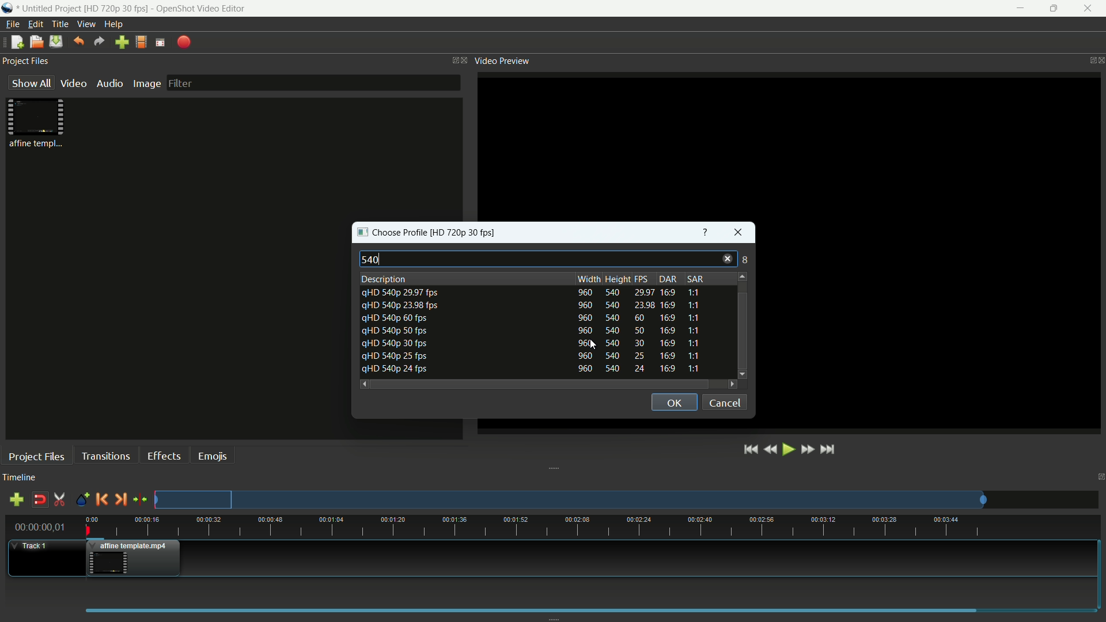 Image resolution: width=1106 pixels, height=622 pixels. Describe the element at coordinates (502, 60) in the screenshot. I see `video preview` at that location.